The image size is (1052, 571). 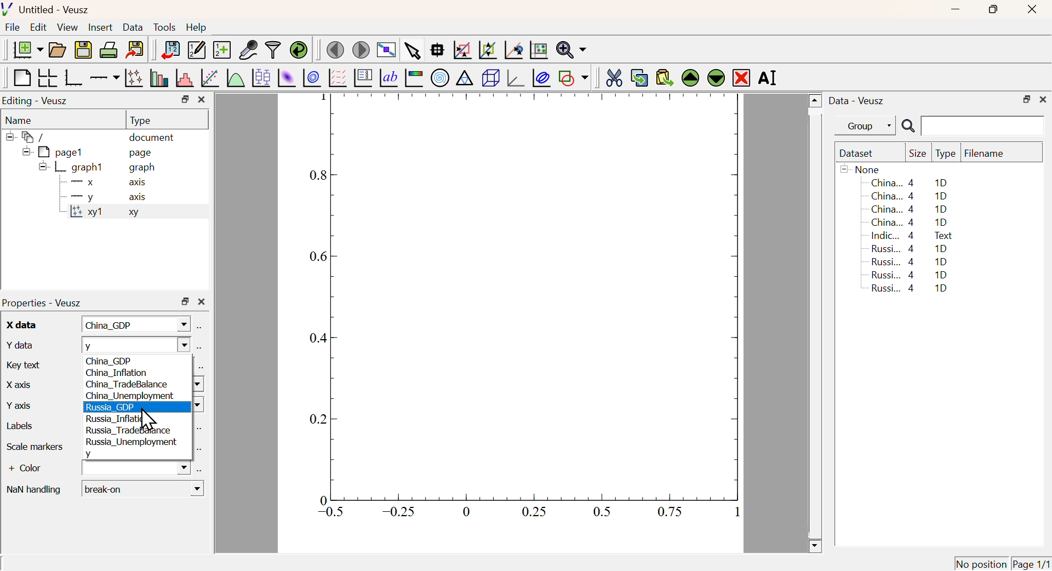 I want to click on Group, so click(x=868, y=127).